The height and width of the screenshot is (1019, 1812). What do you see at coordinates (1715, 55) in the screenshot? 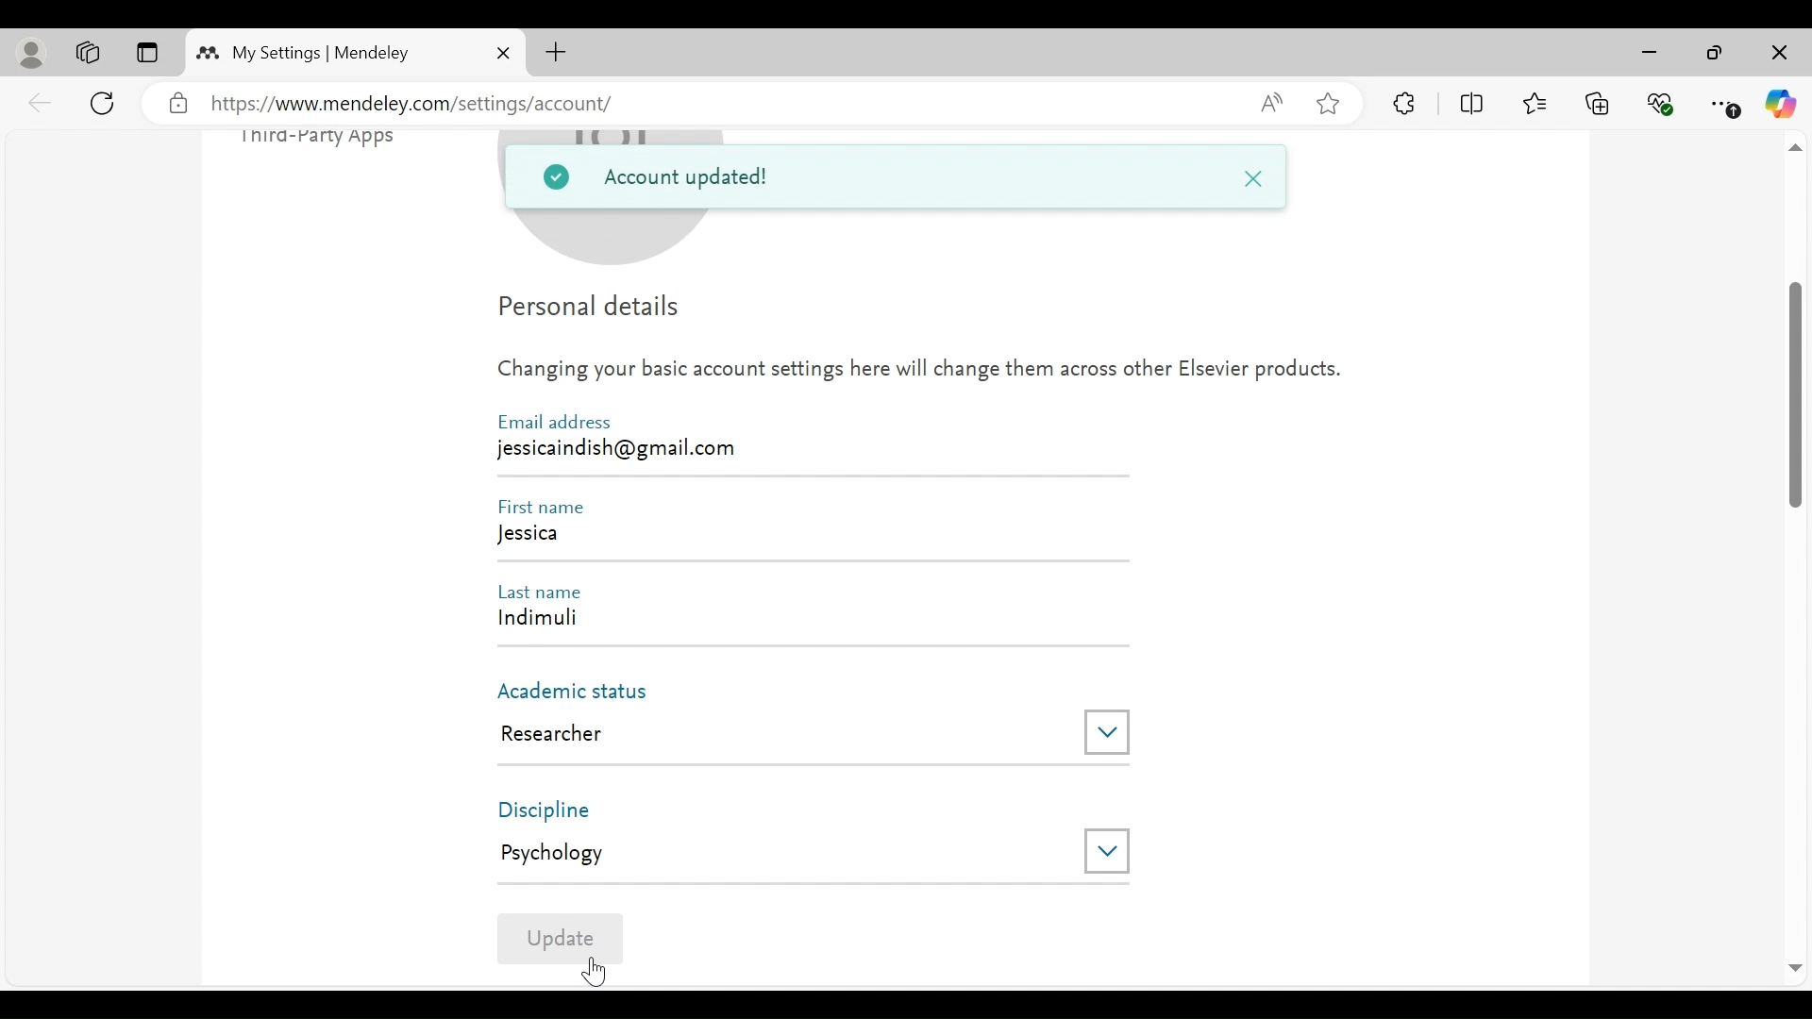
I see `Maximize` at bounding box center [1715, 55].